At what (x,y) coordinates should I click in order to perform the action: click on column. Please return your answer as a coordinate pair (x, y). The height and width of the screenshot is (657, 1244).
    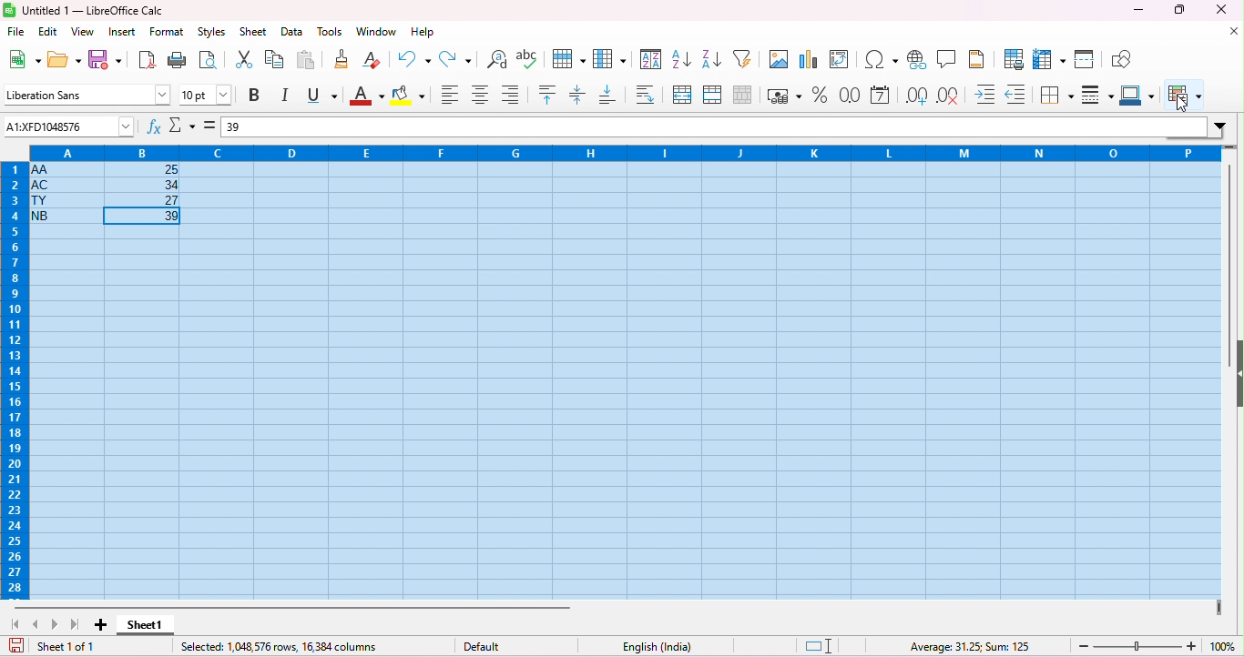
    Looking at the image, I should click on (609, 58).